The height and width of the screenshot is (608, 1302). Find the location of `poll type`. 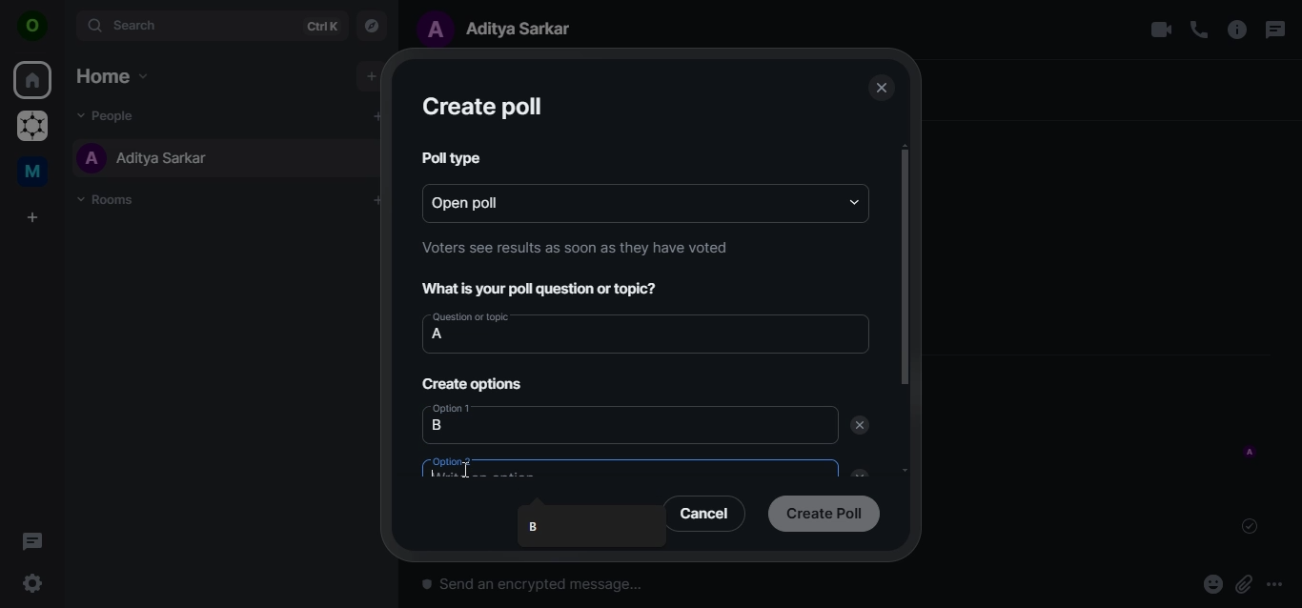

poll type is located at coordinates (448, 156).